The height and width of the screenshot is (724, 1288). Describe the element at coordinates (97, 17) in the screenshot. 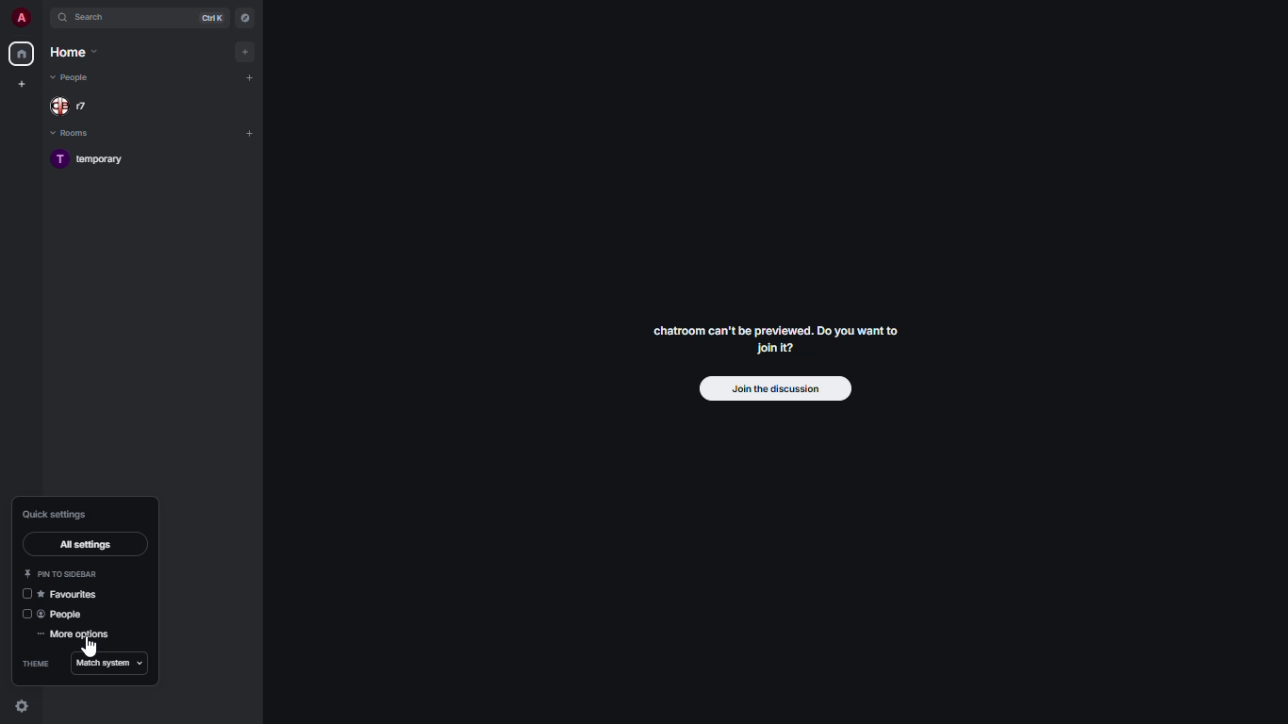

I see `search` at that location.